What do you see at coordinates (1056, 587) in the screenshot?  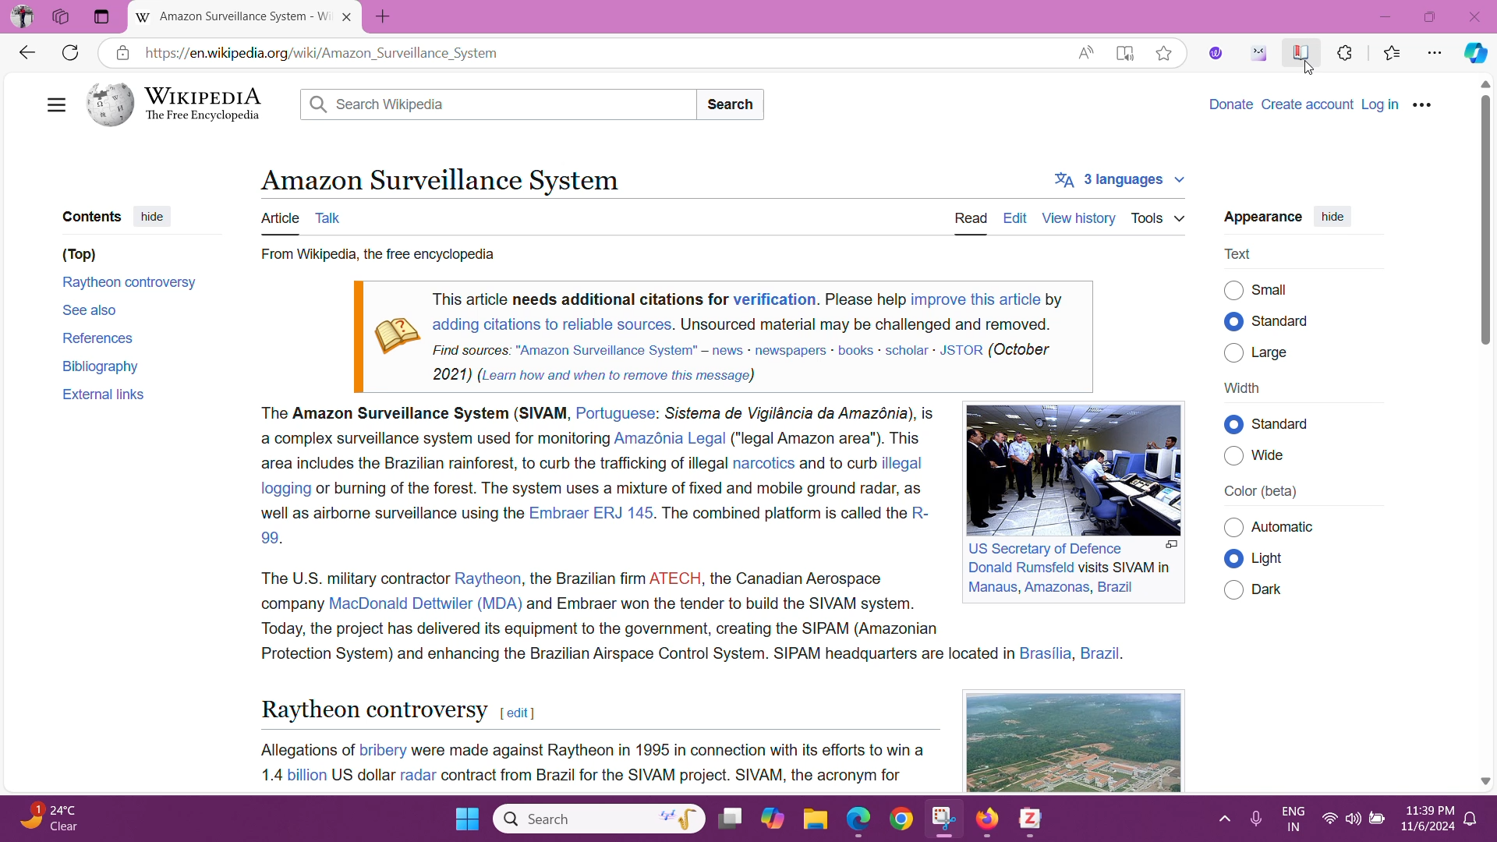 I see `Amazonas` at bounding box center [1056, 587].